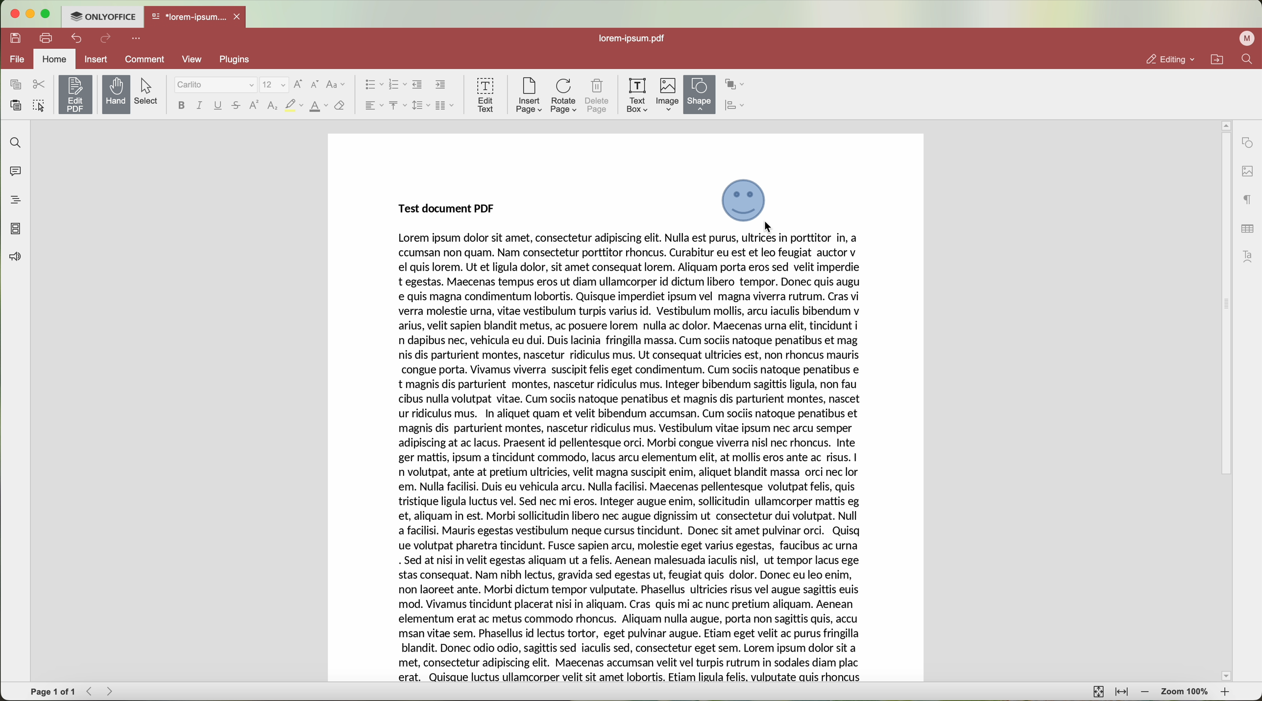  I want to click on fit to width, so click(1123, 693).